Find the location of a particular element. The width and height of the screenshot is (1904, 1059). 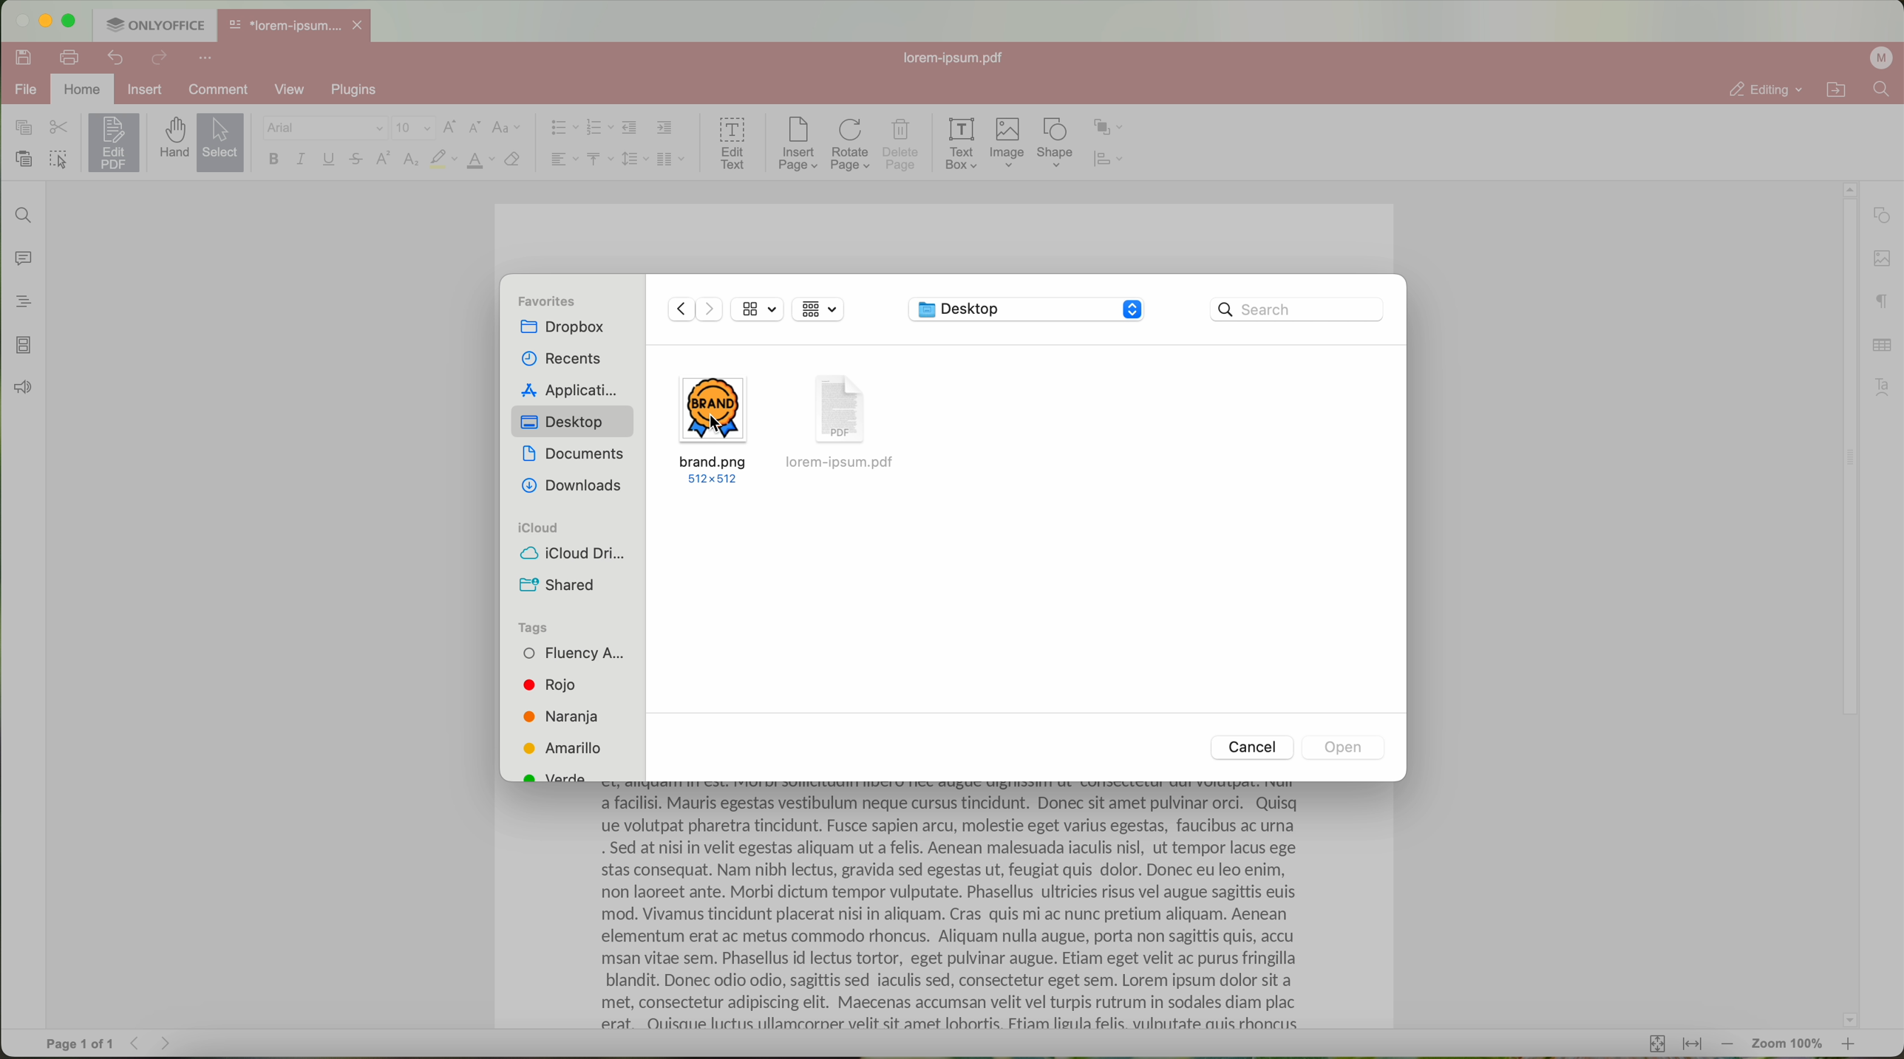

redo is located at coordinates (160, 59).